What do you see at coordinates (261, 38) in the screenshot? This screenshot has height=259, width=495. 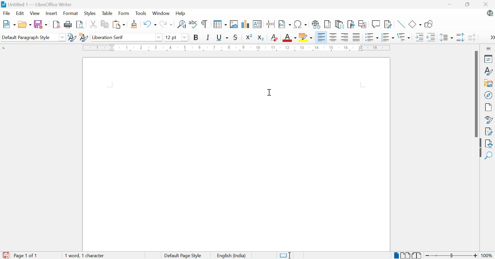 I see `Subscript` at bounding box center [261, 38].